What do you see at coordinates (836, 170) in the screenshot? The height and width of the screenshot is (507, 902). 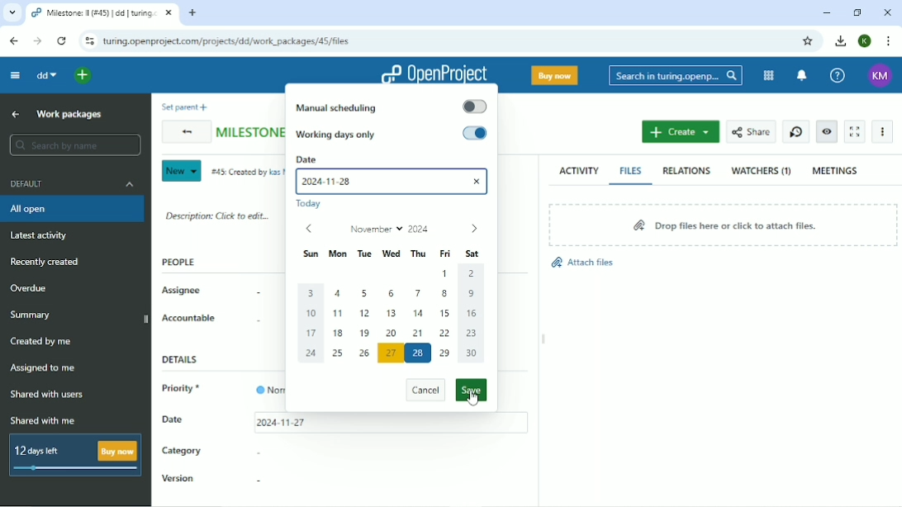 I see `Meetings` at bounding box center [836, 170].